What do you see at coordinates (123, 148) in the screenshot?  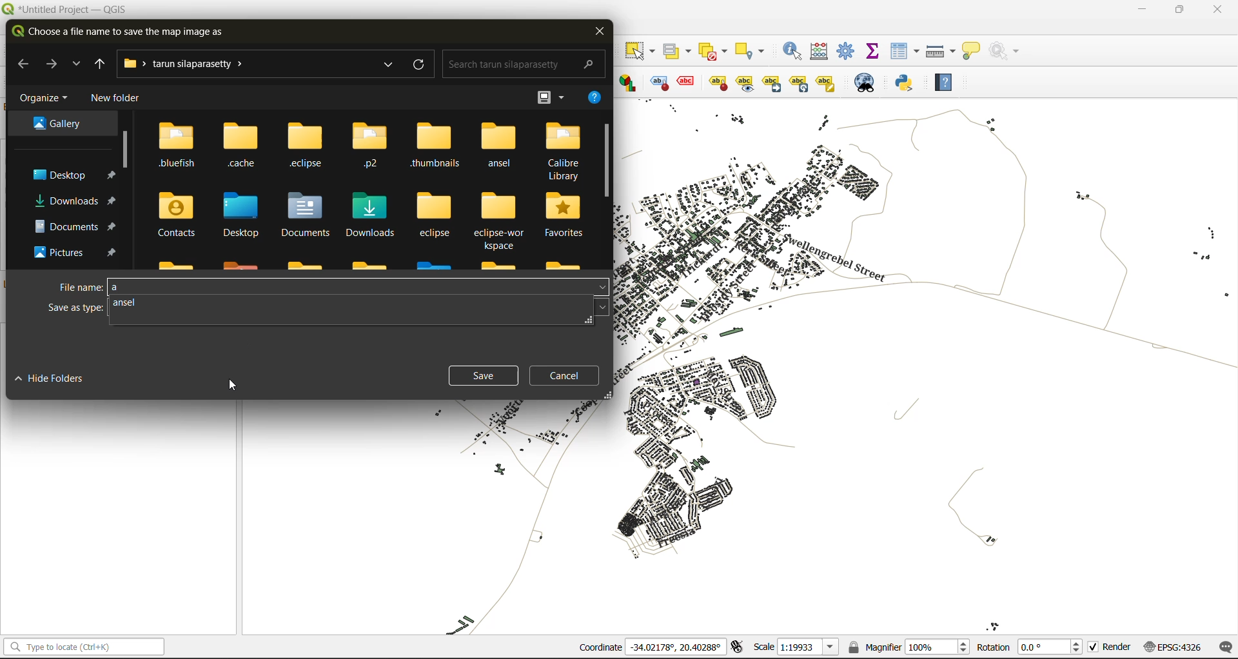 I see `vertical scroll bar` at bounding box center [123, 148].